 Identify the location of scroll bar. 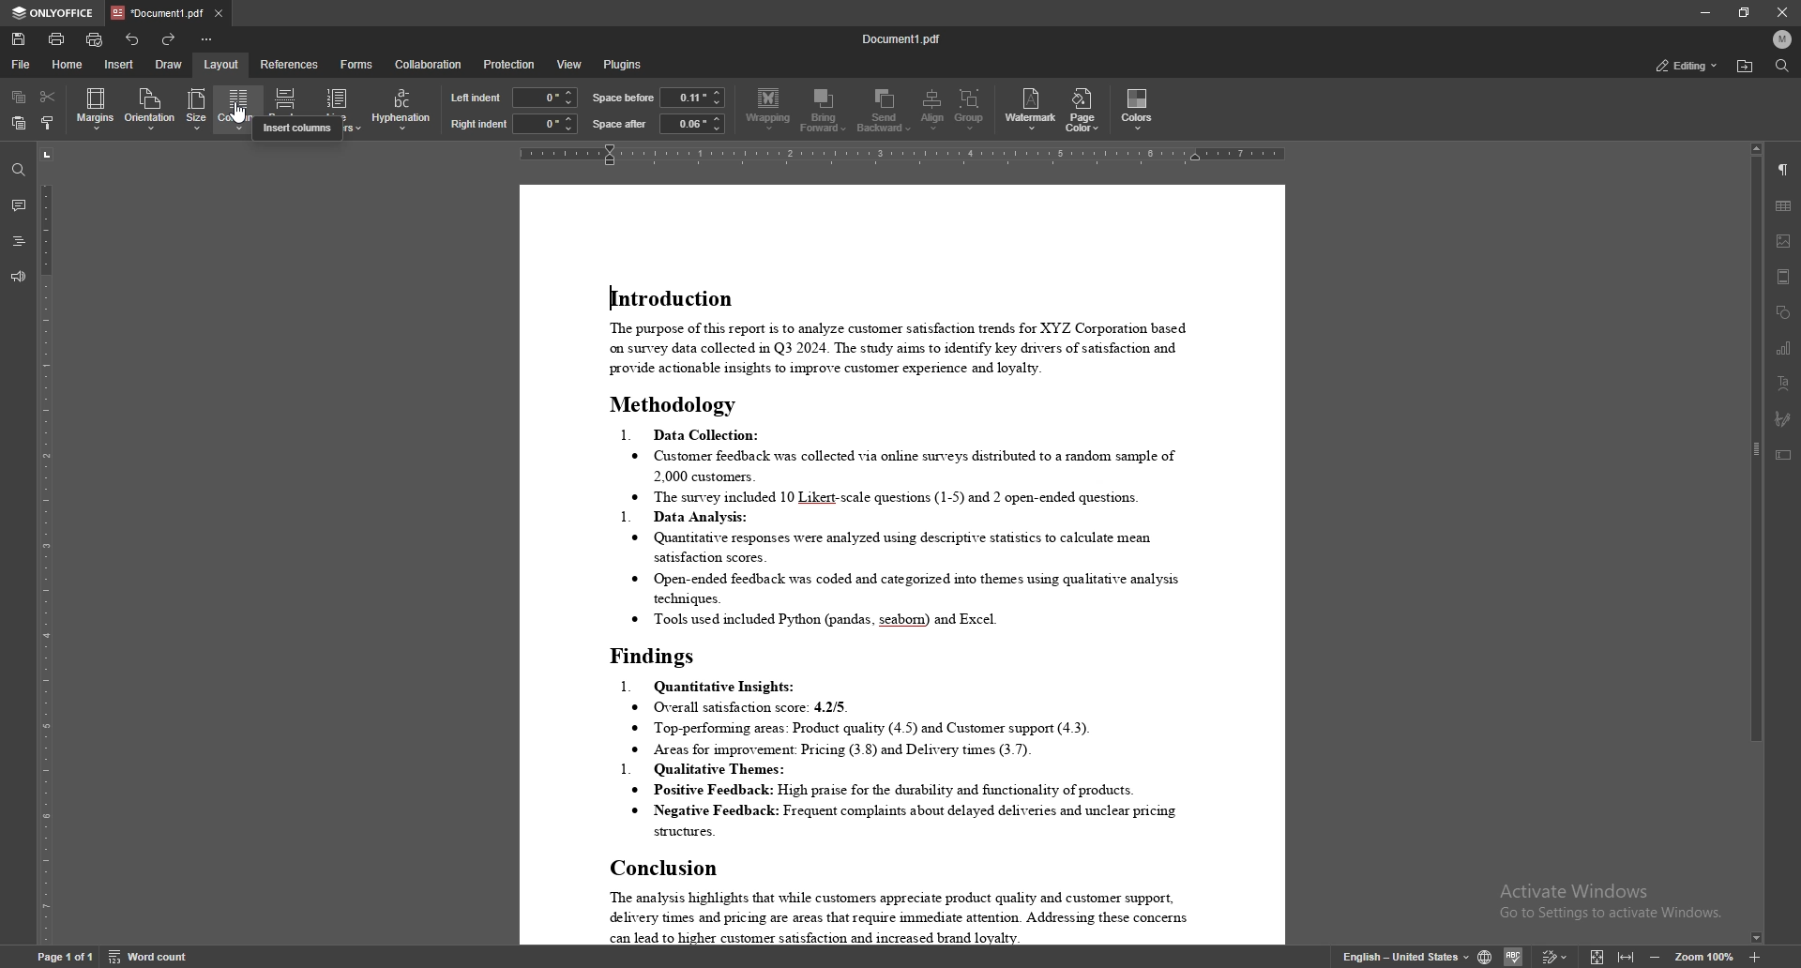
(1752, 543).